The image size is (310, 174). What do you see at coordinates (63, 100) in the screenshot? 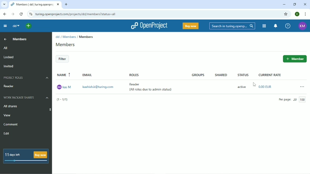
I see `(1-1/1)` at bounding box center [63, 100].